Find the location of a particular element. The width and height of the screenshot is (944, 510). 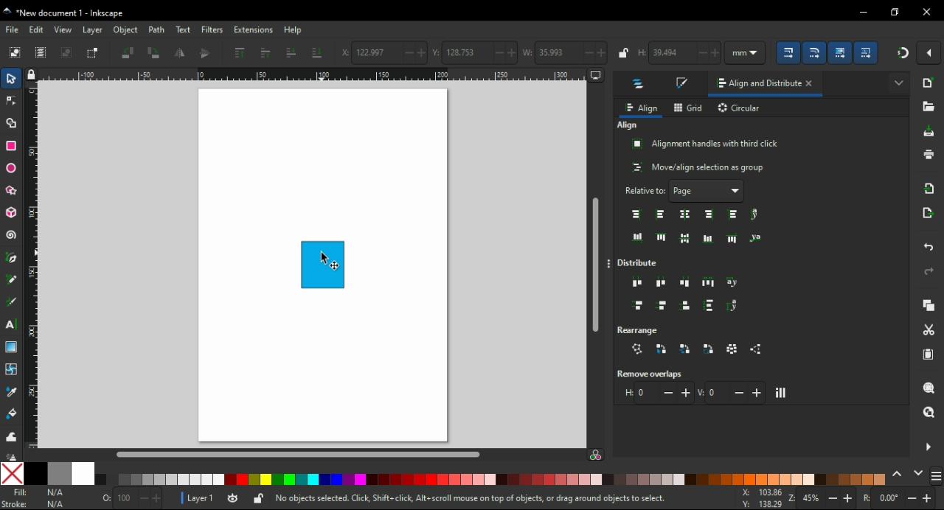

spiral tool is located at coordinates (13, 237).